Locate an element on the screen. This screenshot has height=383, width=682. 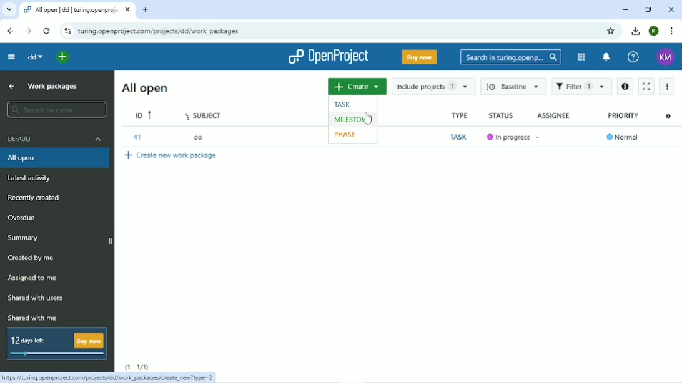
Forward is located at coordinates (28, 31).